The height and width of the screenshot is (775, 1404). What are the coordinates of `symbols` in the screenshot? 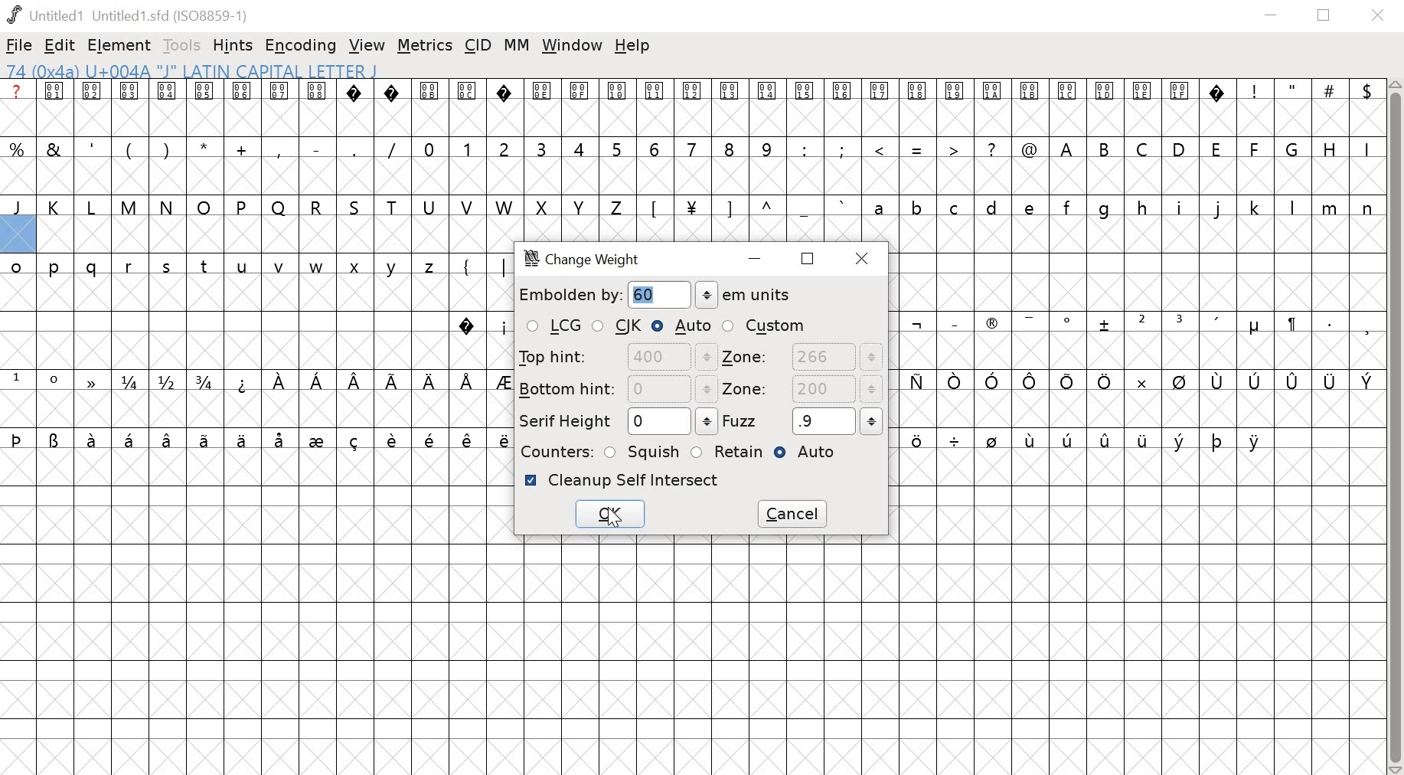 It's located at (1135, 382).